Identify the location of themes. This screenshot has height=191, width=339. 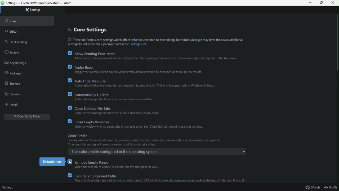
(15, 83).